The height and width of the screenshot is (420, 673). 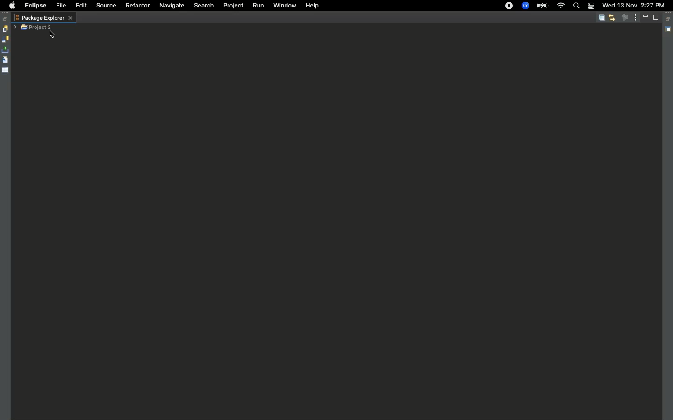 What do you see at coordinates (171, 6) in the screenshot?
I see `Navigate` at bounding box center [171, 6].